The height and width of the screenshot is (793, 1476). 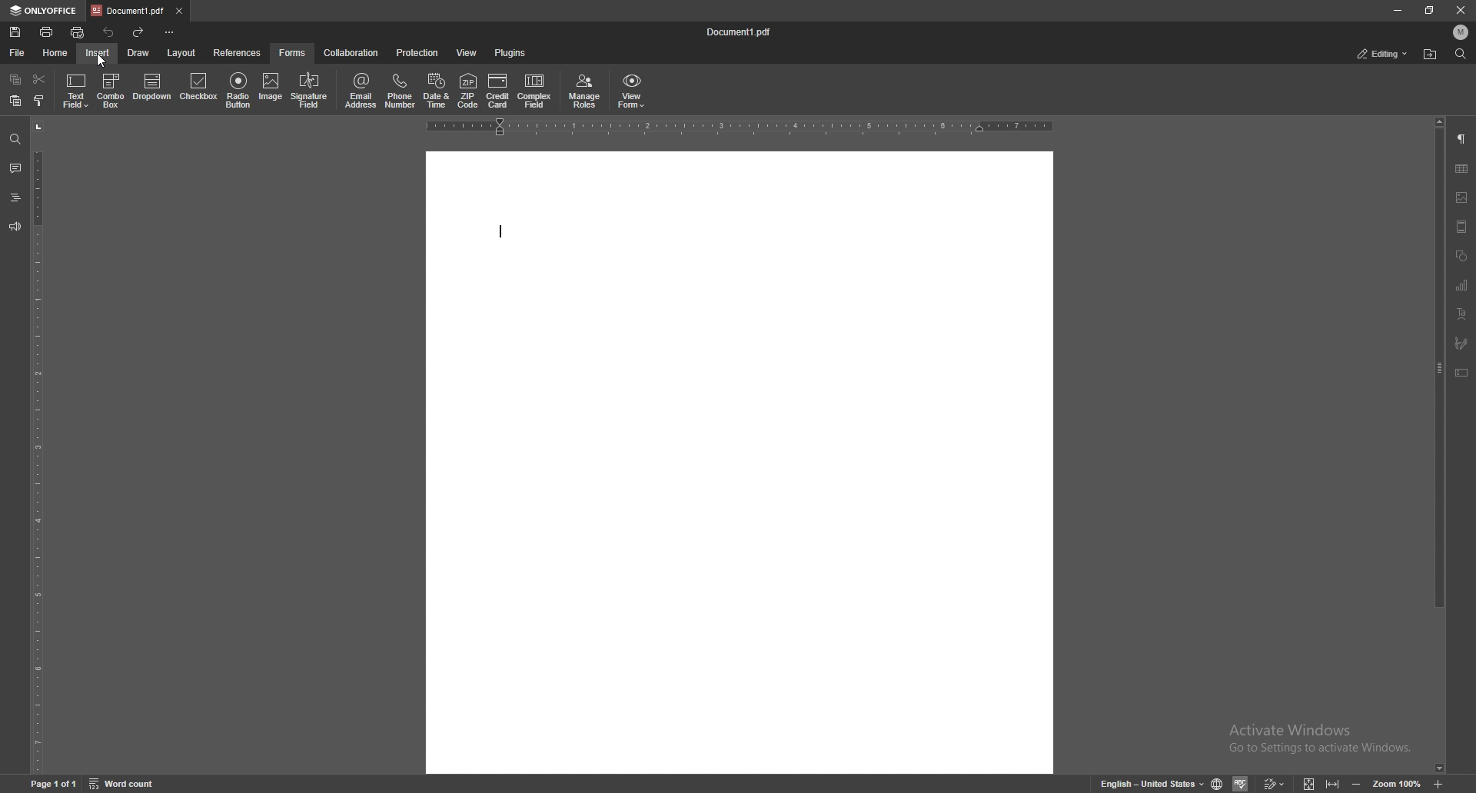 What do you see at coordinates (1460, 32) in the screenshot?
I see `profile` at bounding box center [1460, 32].